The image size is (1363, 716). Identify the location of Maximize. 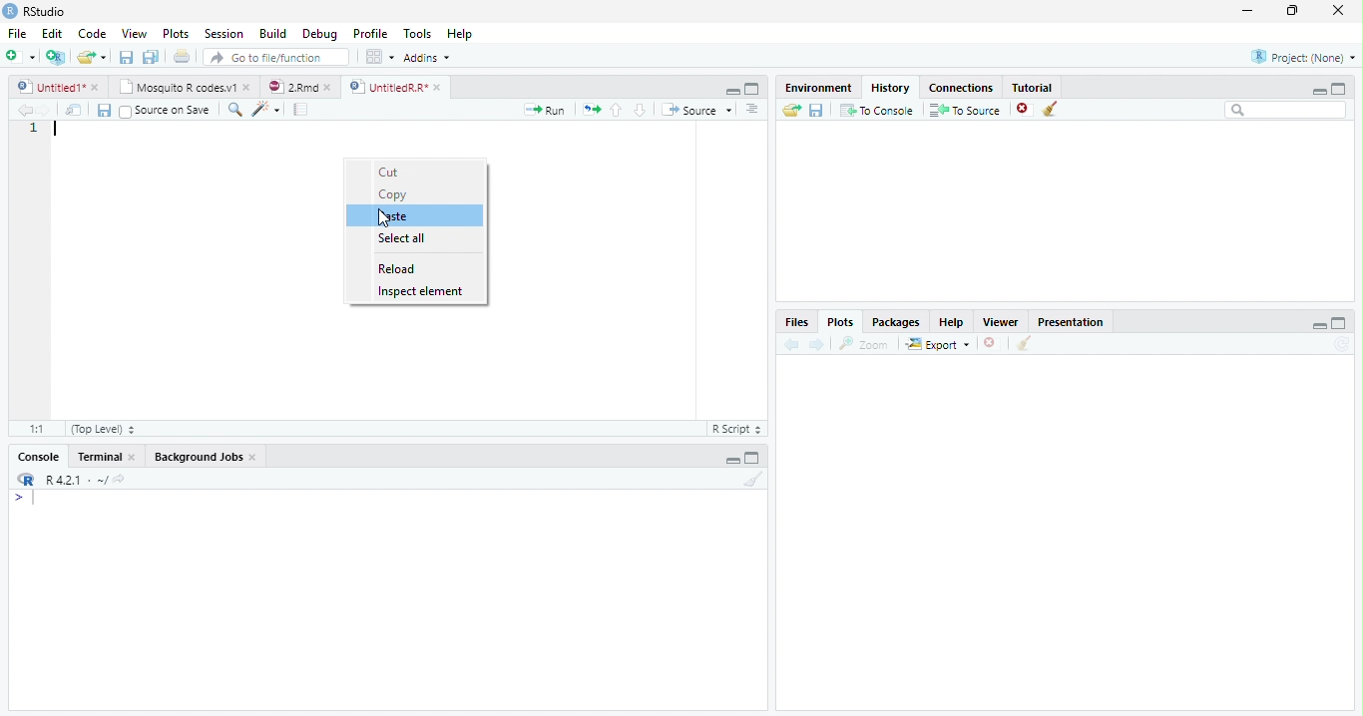
(754, 459).